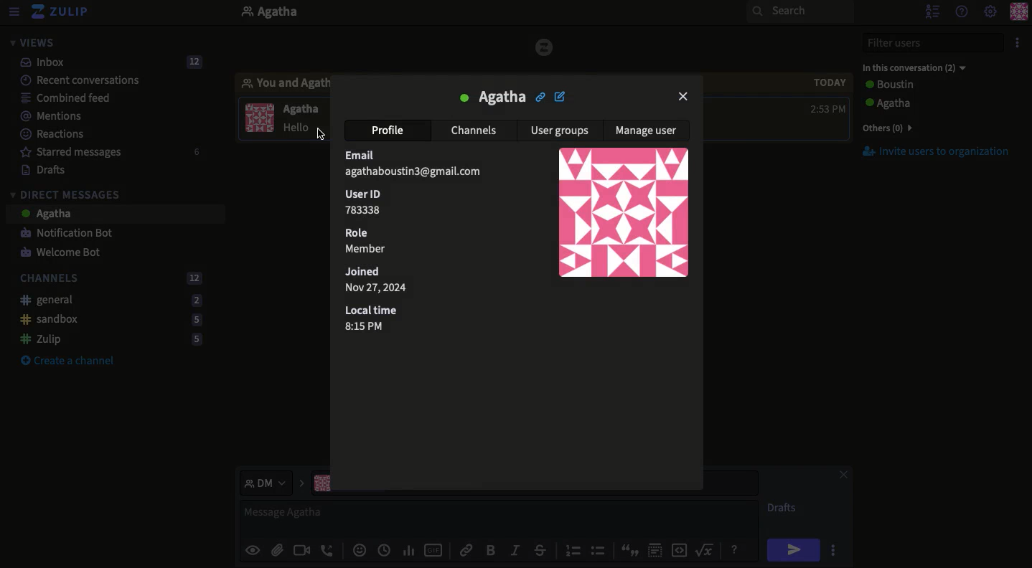  I want to click on User, so click(301, 109).